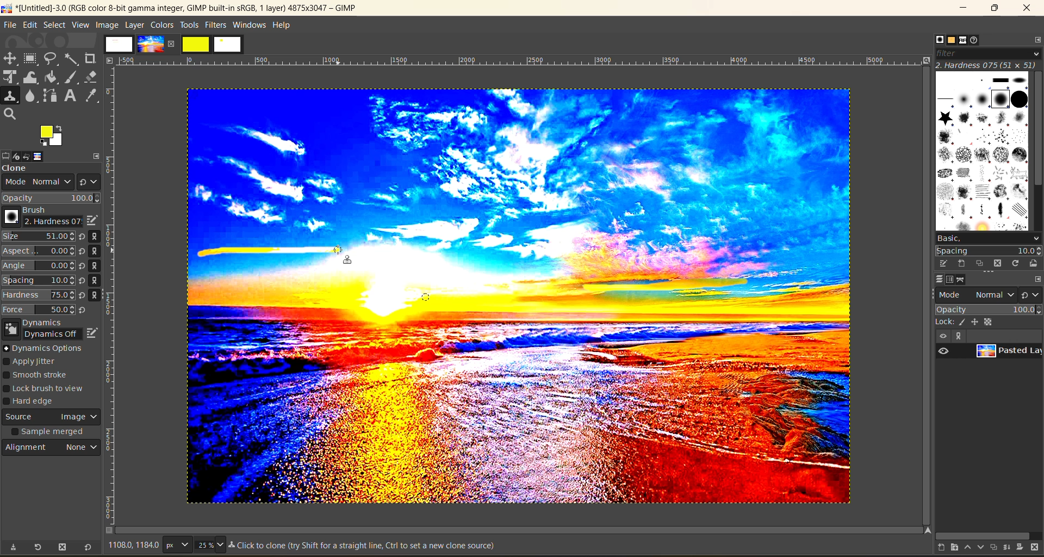 The height and width of the screenshot is (557, 1044). Describe the element at coordinates (284, 24) in the screenshot. I see `help` at that location.